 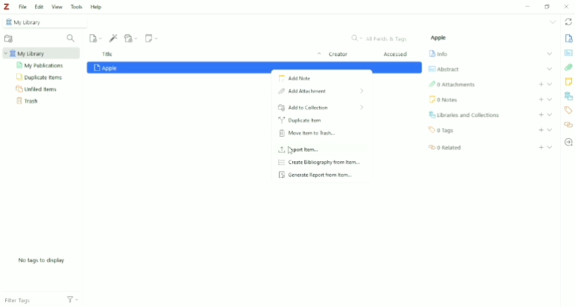 What do you see at coordinates (72, 38) in the screenshot?
I see `Filter Collections` at bounding box center [72, 38].